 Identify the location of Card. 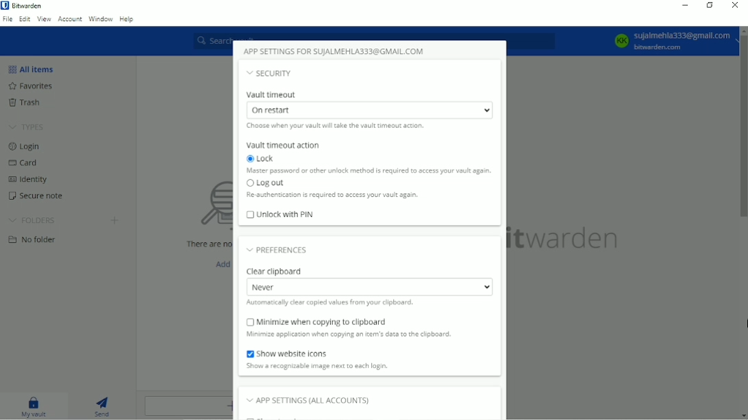
(24, 163).